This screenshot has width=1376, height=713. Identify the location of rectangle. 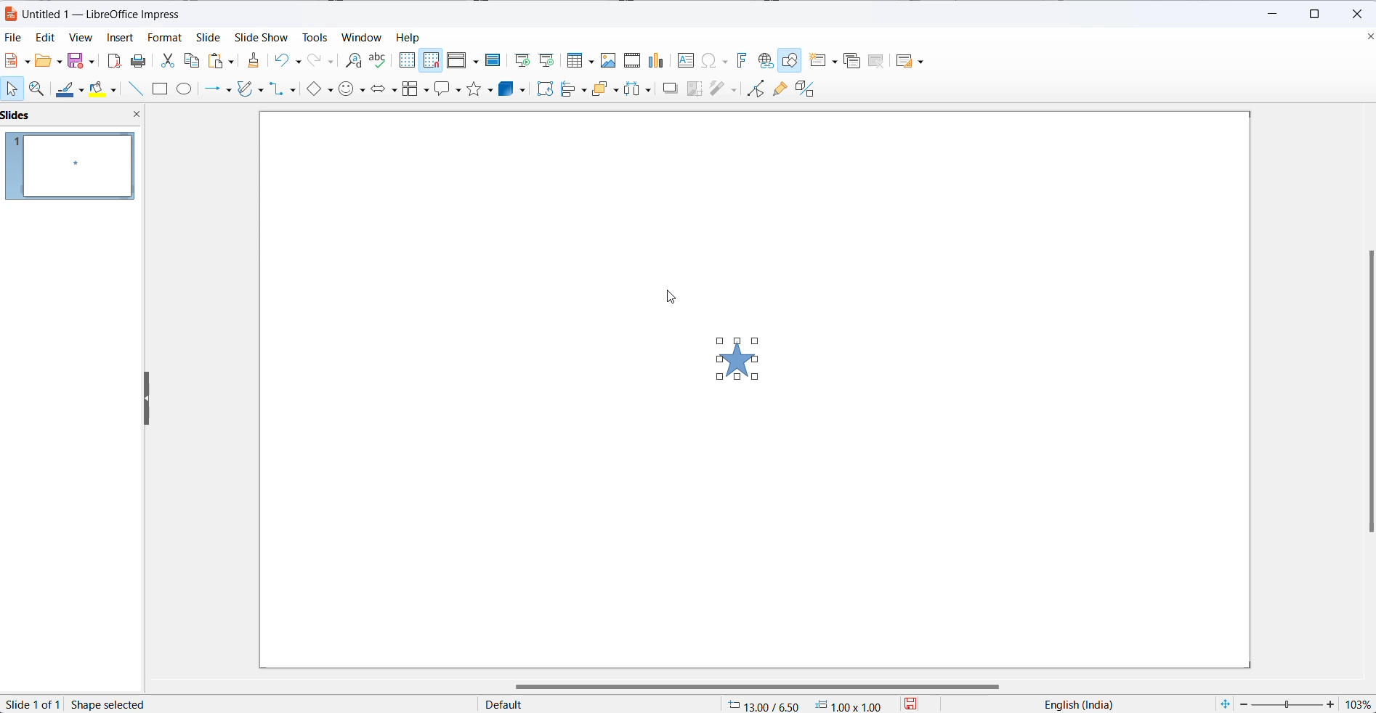
(162, 90).